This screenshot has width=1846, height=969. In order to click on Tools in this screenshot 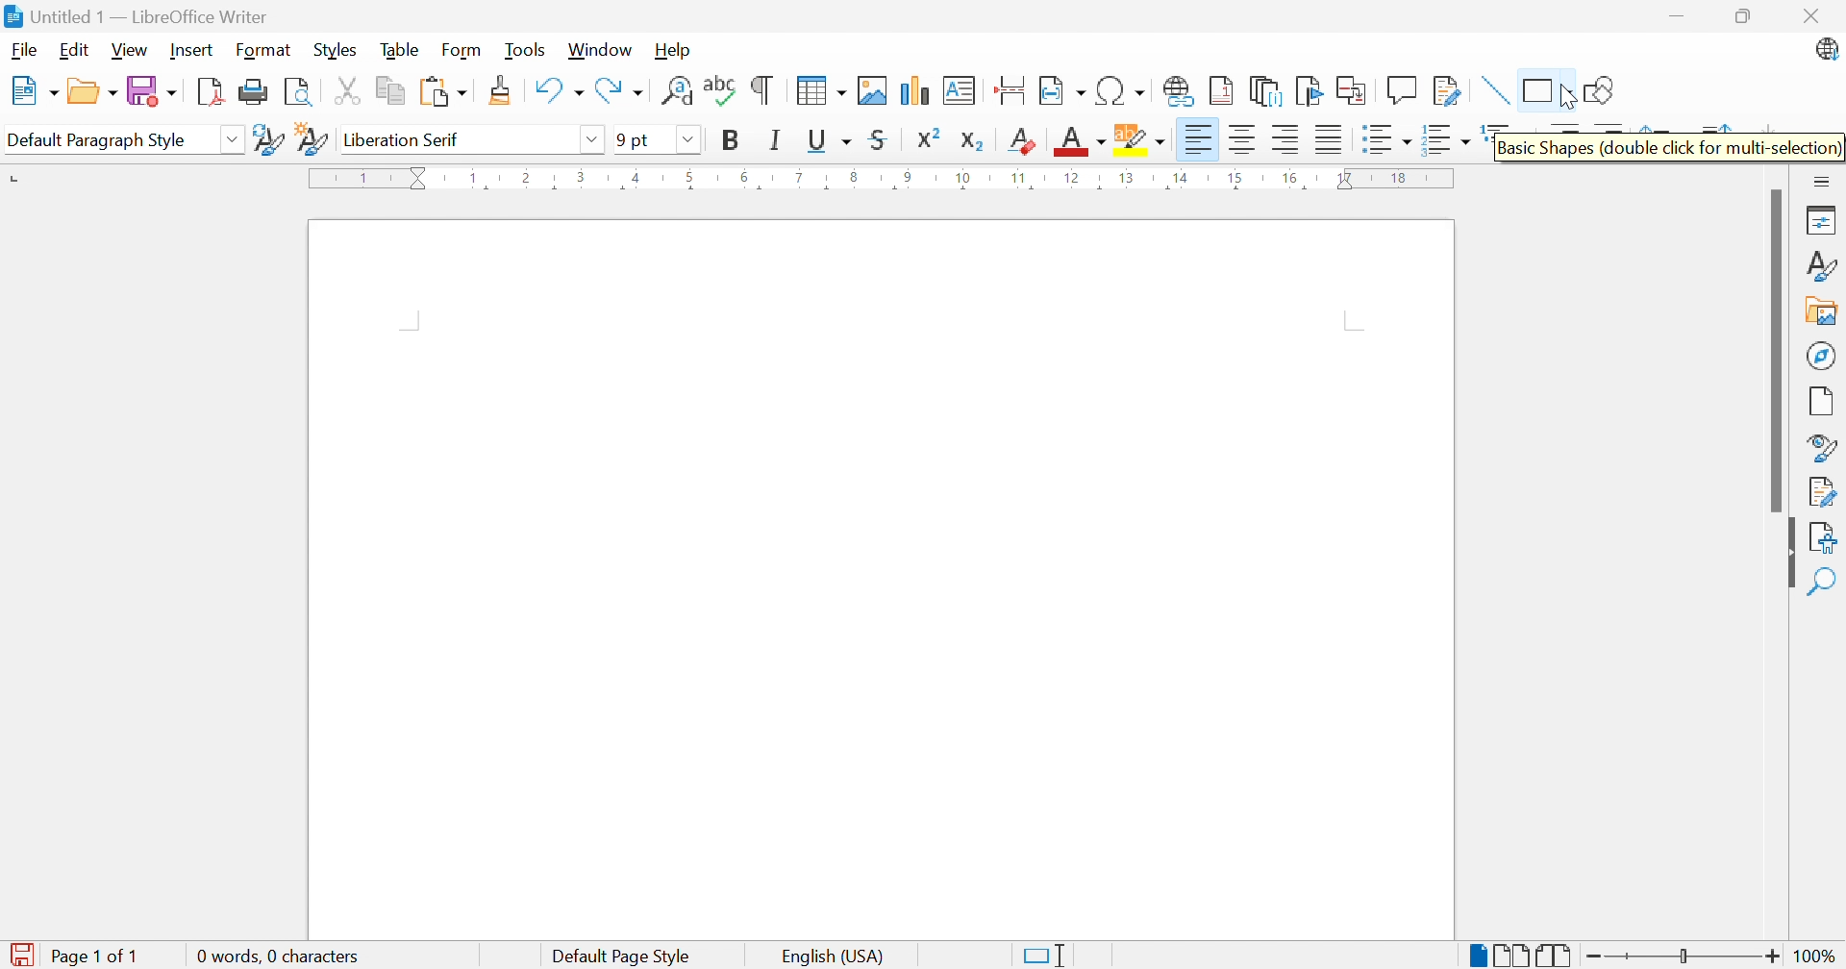, I will do `click(528, 51)`.